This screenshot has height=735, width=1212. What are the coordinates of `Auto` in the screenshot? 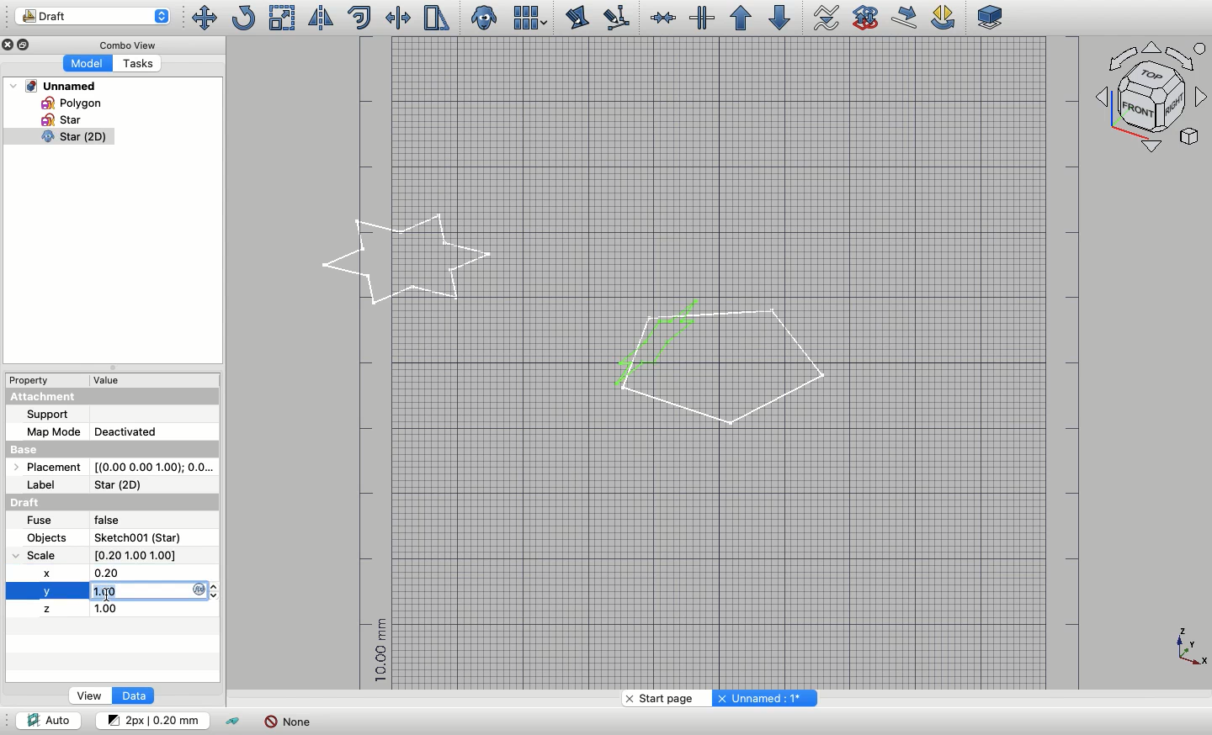 It's located at (48, 719).